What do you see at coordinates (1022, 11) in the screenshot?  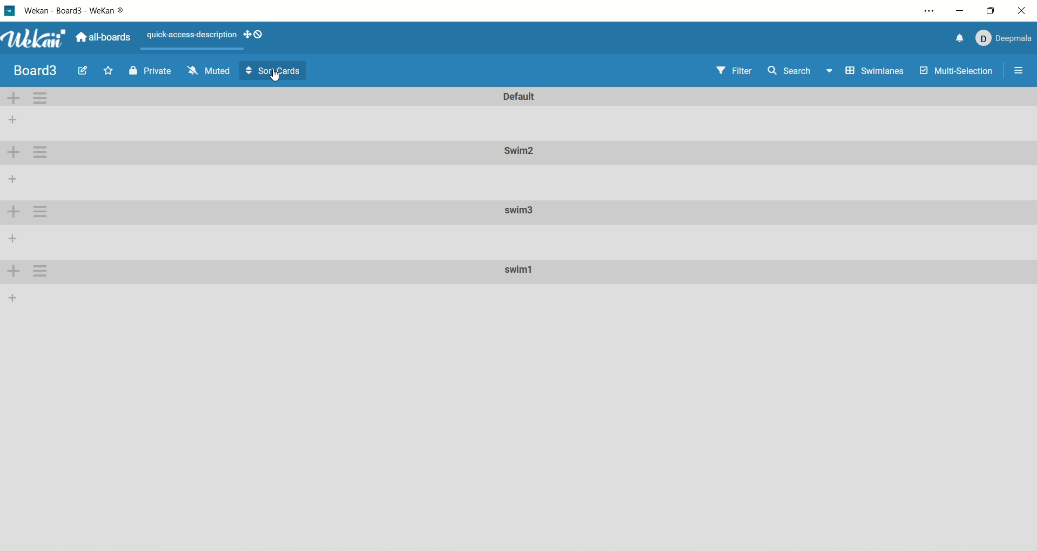 I see `close` at bounding box center [1022, 11].